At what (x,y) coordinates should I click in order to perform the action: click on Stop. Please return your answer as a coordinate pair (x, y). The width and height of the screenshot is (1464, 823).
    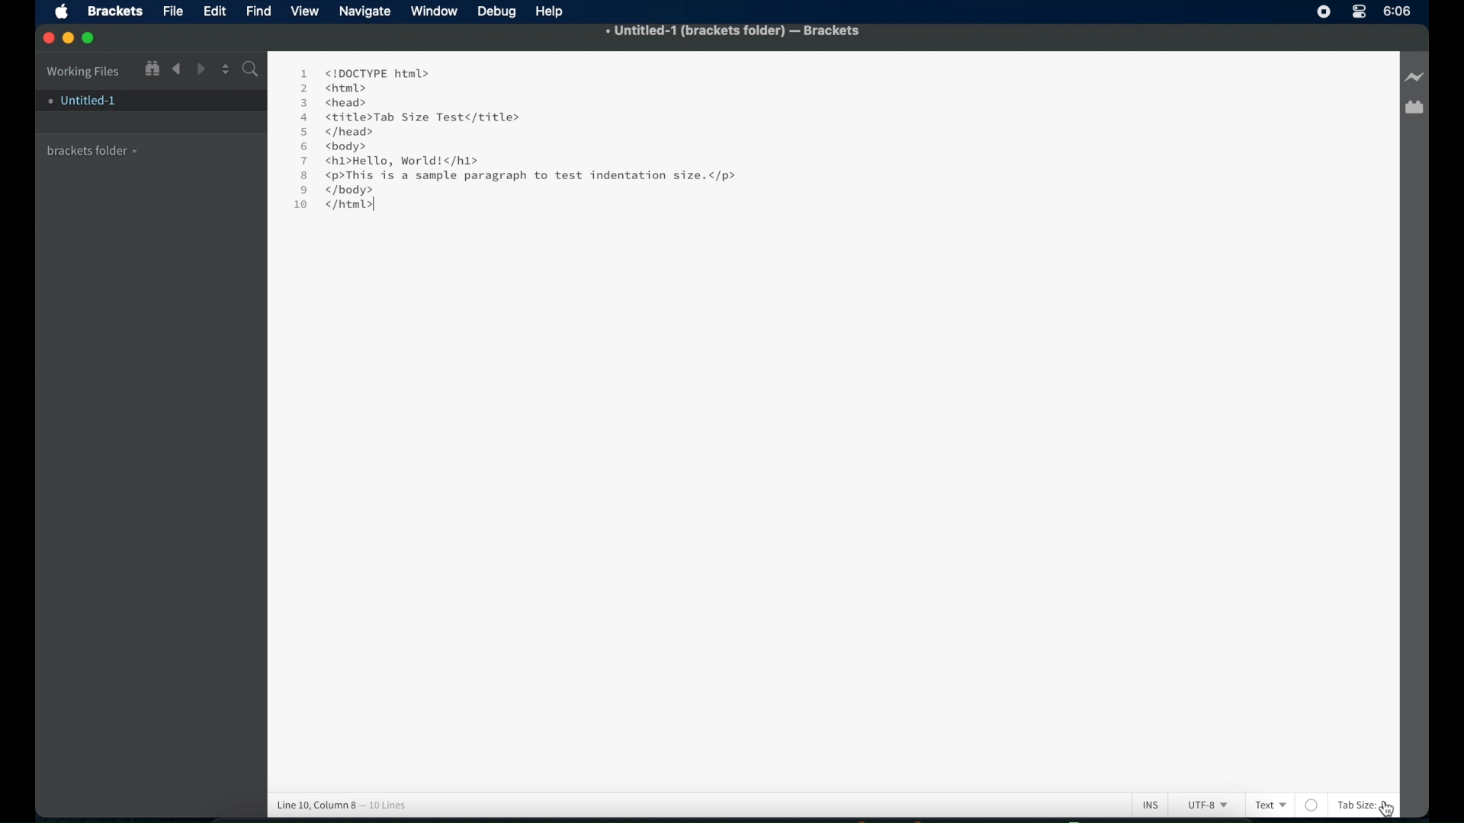
    Looking at the image, I should click on (1324, 11).